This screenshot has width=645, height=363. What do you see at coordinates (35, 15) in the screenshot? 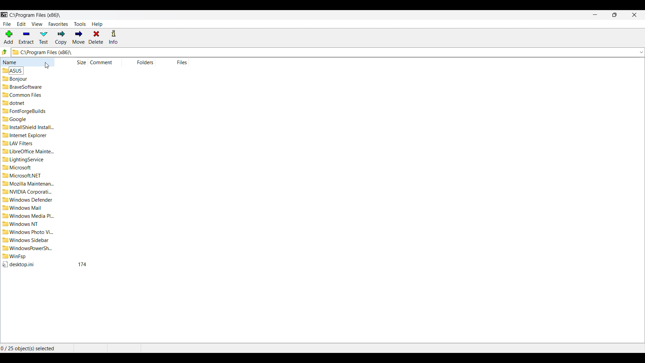
I see `Location of current folder` at bounding box center [35, 15].